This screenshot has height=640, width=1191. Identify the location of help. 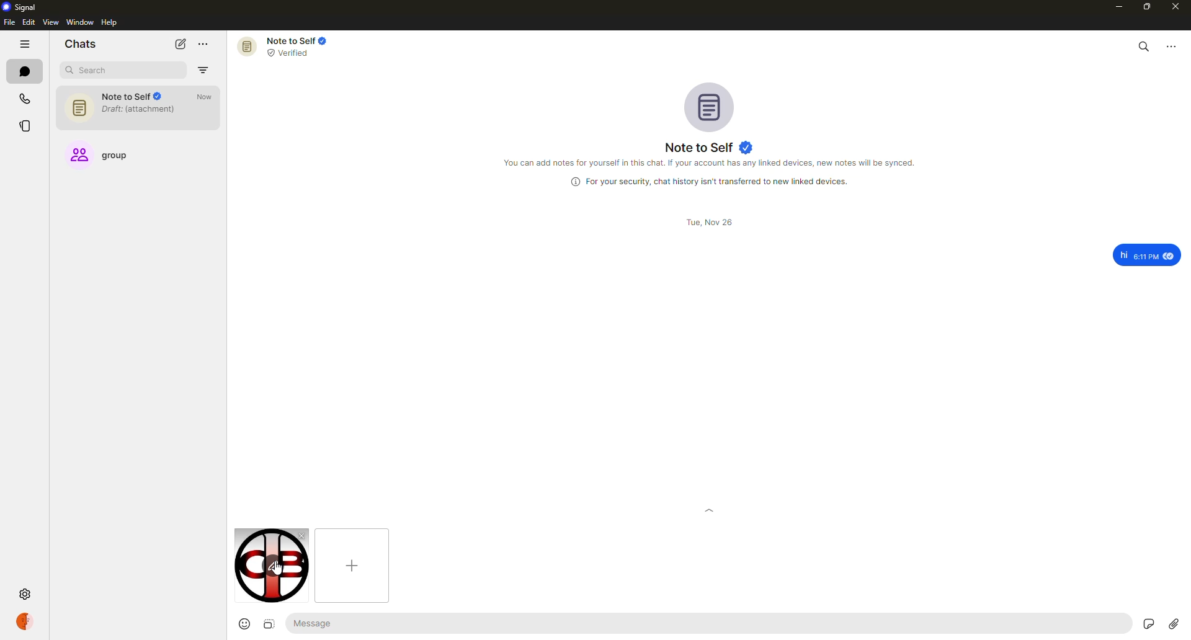
(109, 22).